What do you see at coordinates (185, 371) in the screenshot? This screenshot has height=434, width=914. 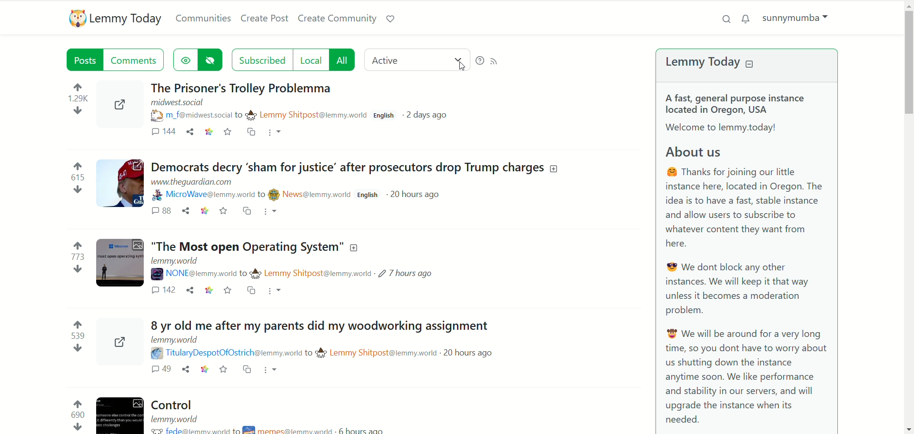 I see `share` at bounding box center [185, 371].